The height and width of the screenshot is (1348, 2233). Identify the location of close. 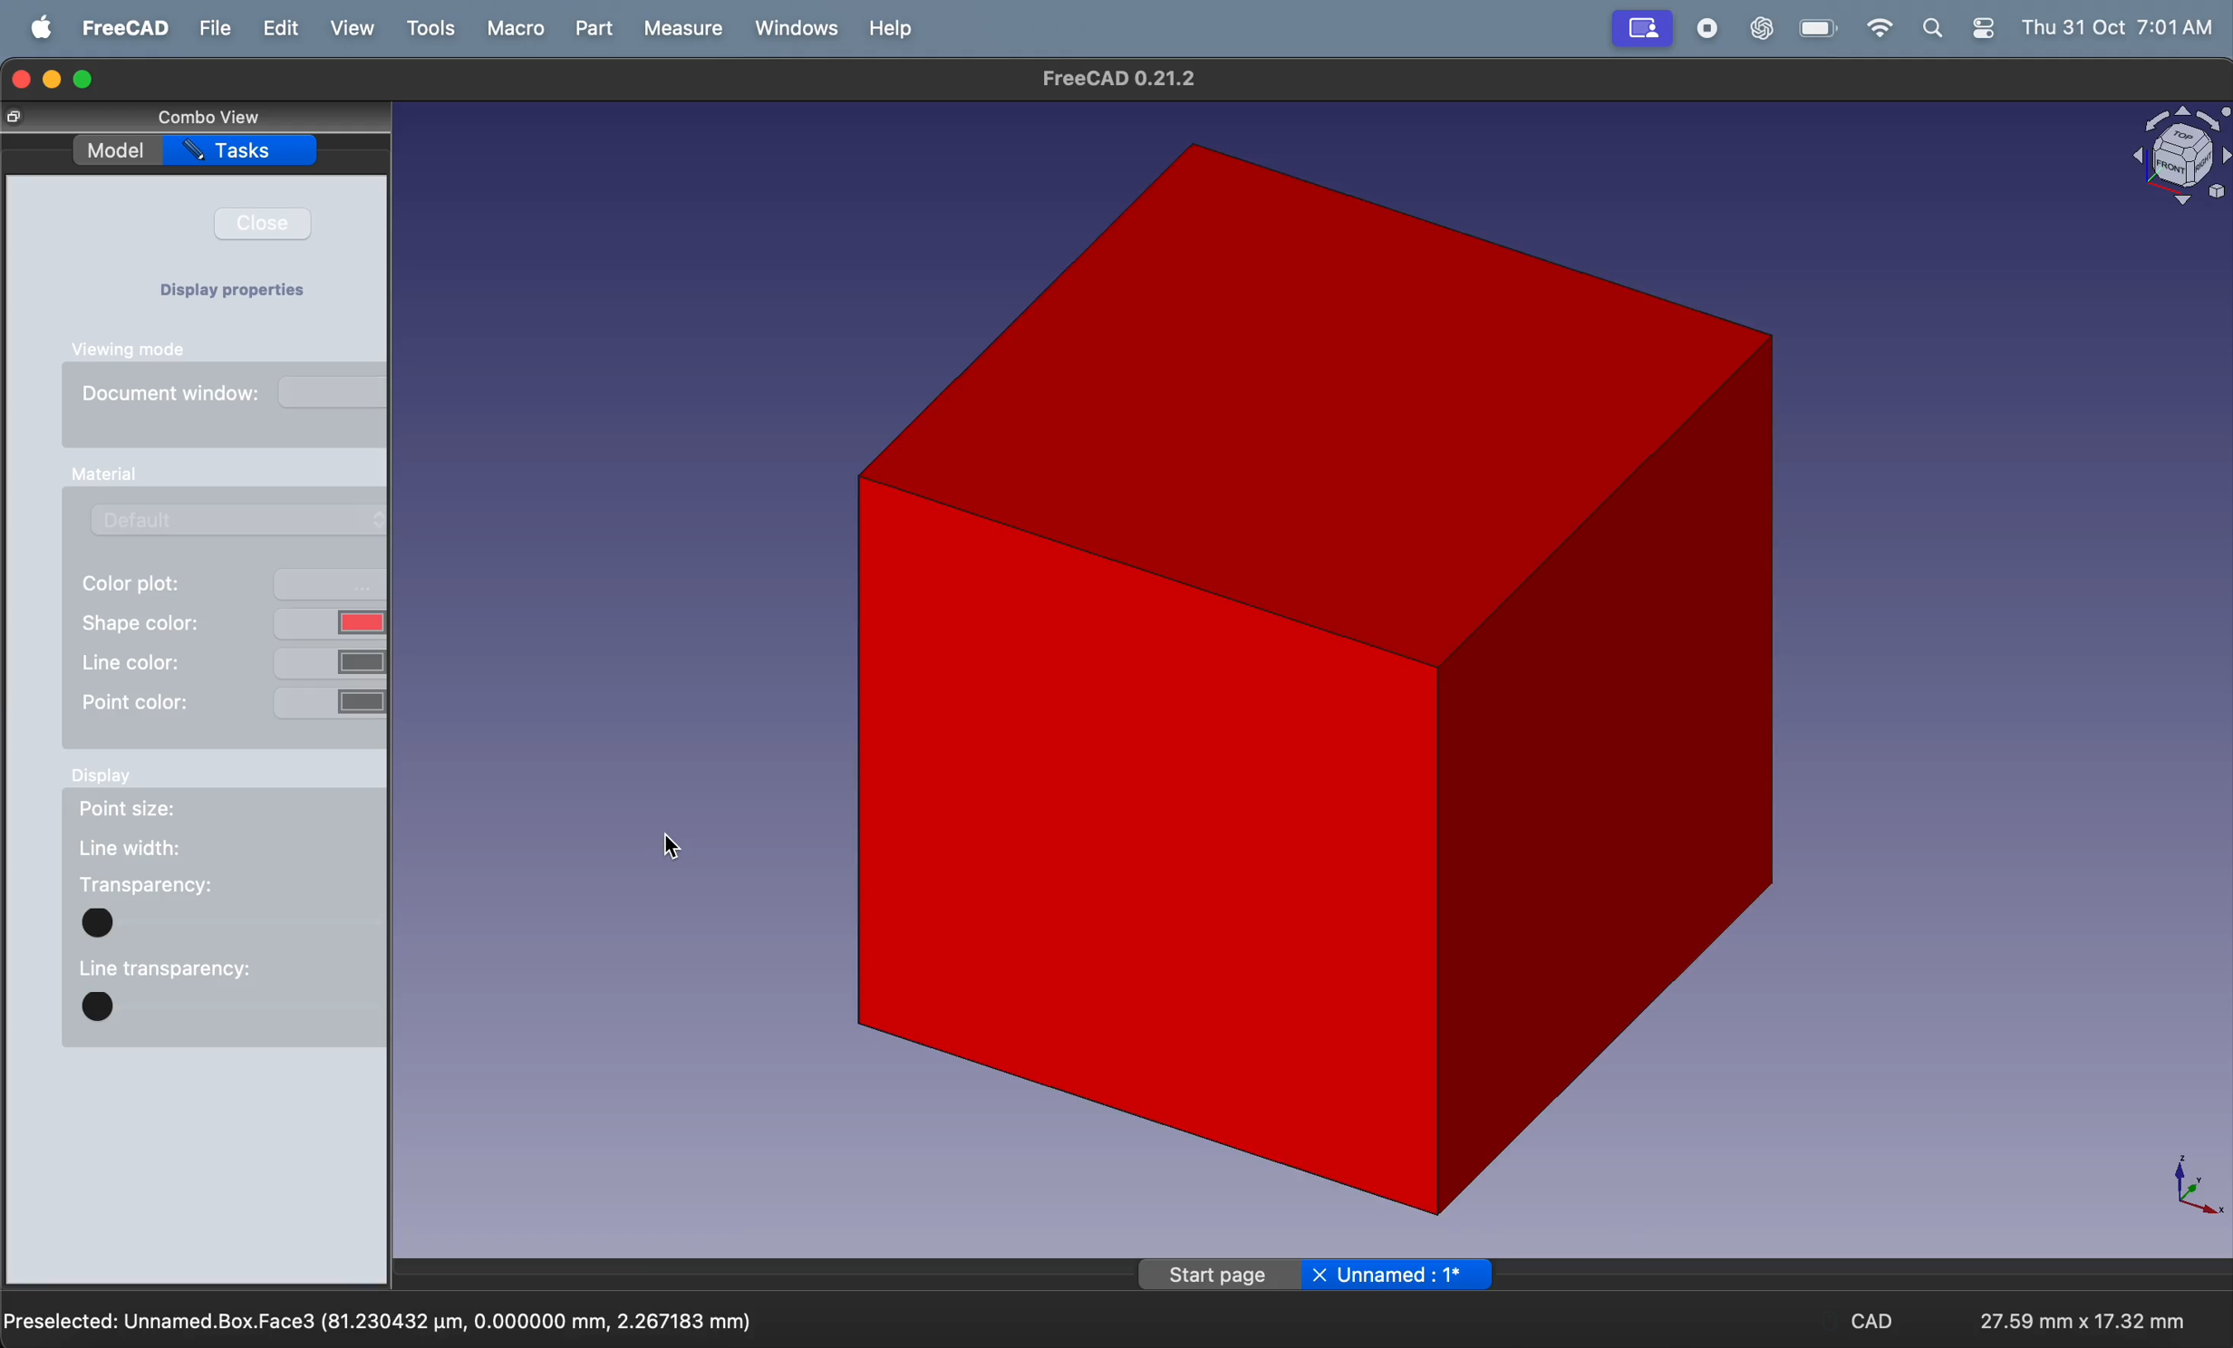
(273, 224).